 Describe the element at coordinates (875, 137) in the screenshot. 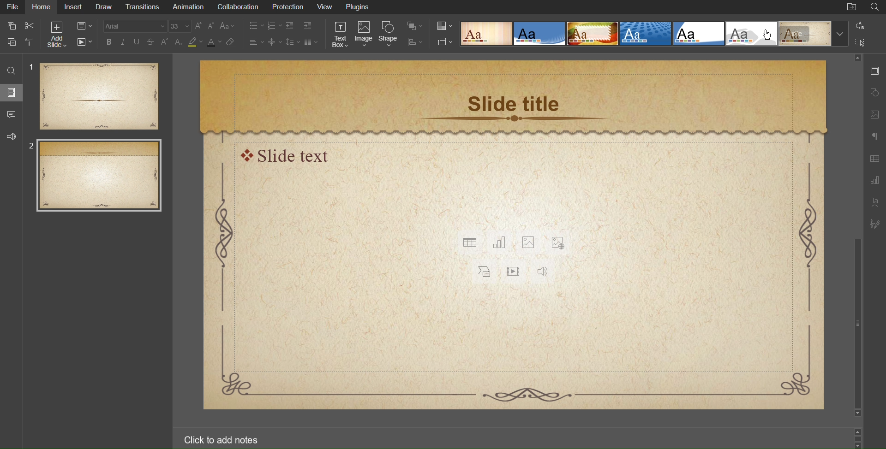

I see `Paragraph Settings` at that location.